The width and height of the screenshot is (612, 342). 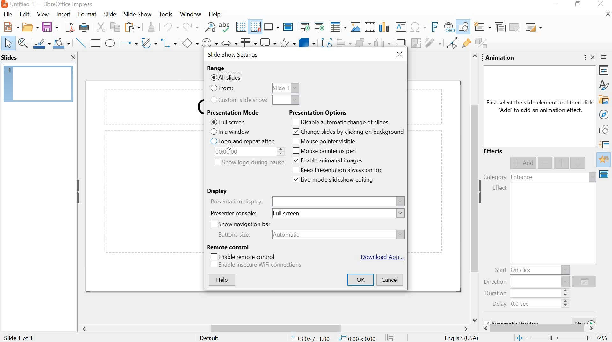 I want to click on slideshow from current slide, so click(x=320, y=27).